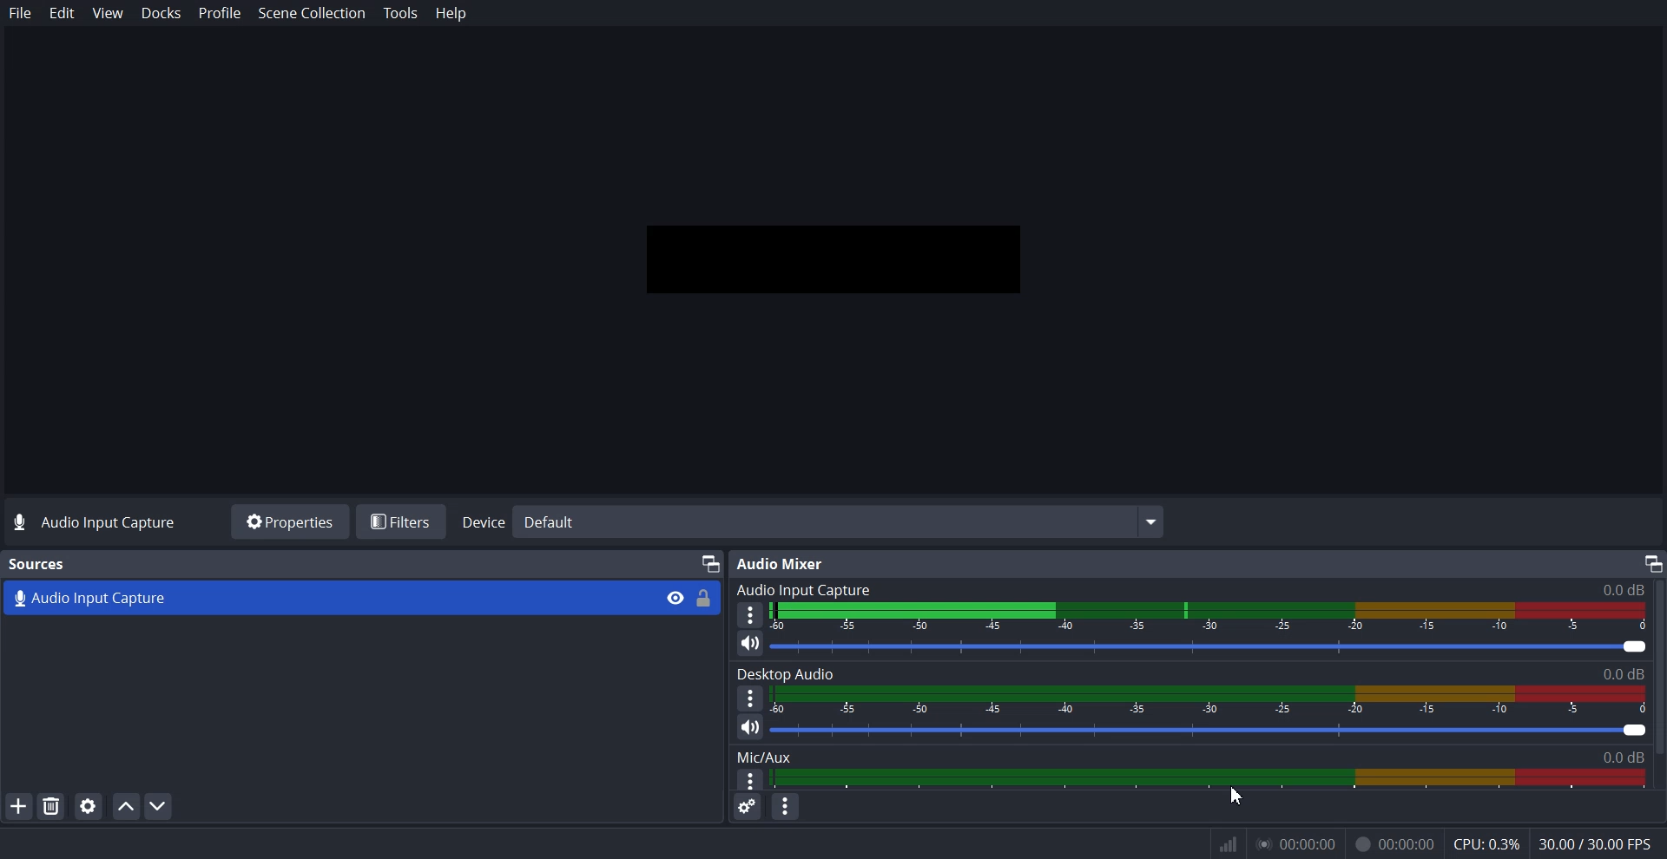 The width and height of the screenshot is (1667, 859). What do you see at coordinates (107, 12) in the screenshot?
I see `View` at bounding box center [107, 12].